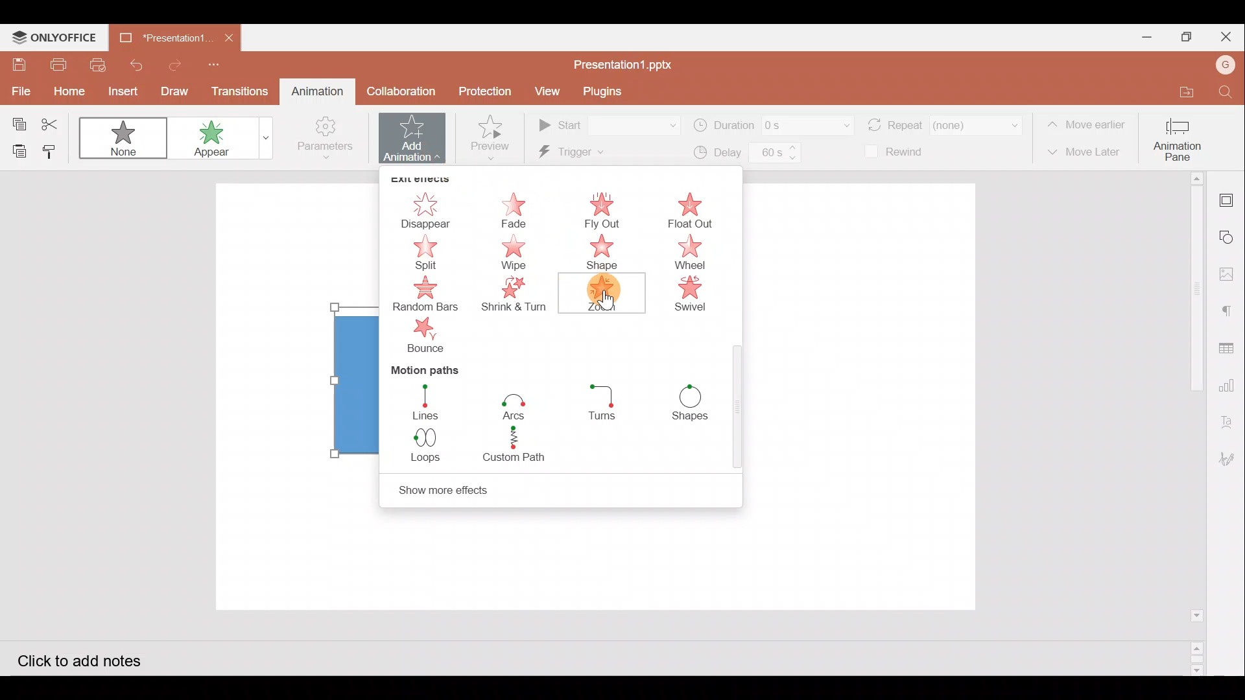  I want to click on Disappear, so click(425, 203).